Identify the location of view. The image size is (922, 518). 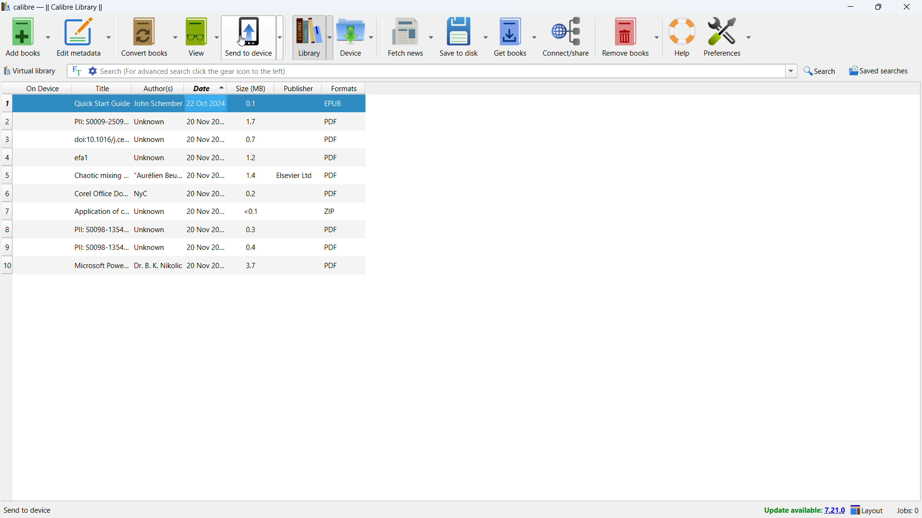
(196, 36).